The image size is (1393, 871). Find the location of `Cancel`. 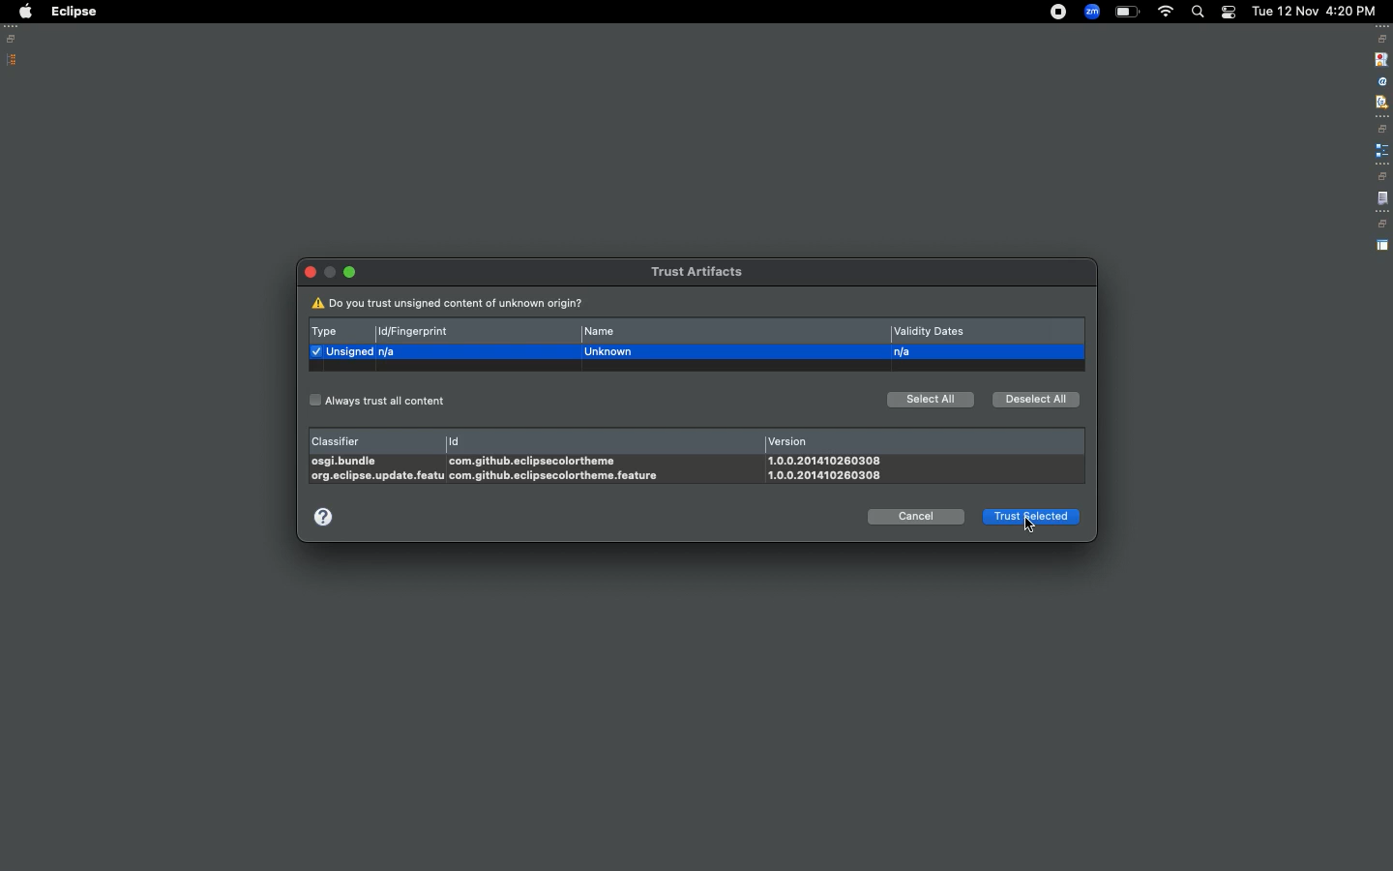

Cancel is located at coordinates (916, 516).